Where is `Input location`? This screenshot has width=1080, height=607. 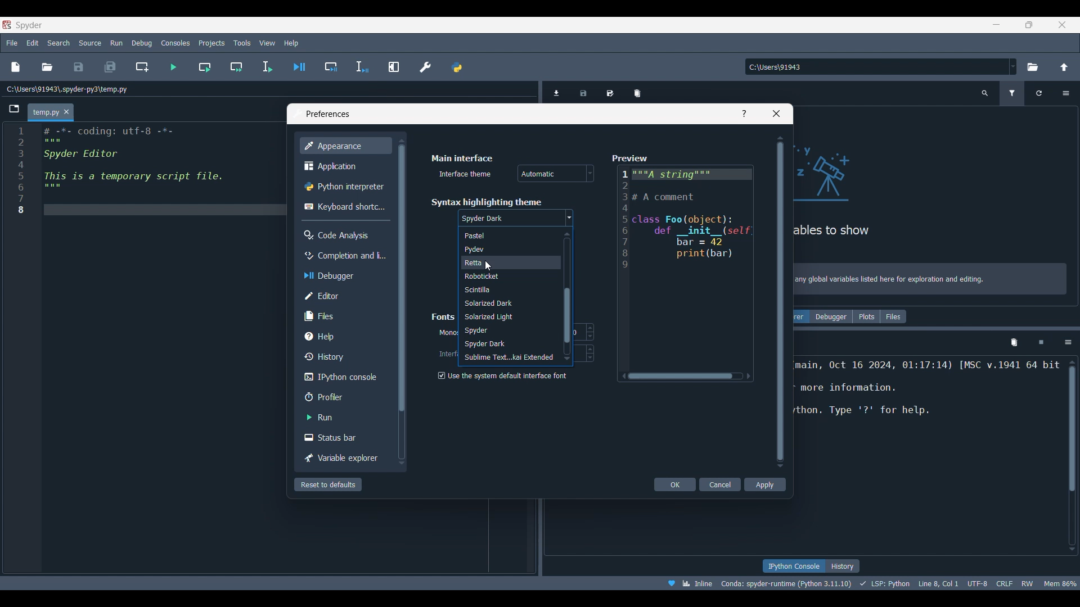 Input location is located at coordinates (876, 67).